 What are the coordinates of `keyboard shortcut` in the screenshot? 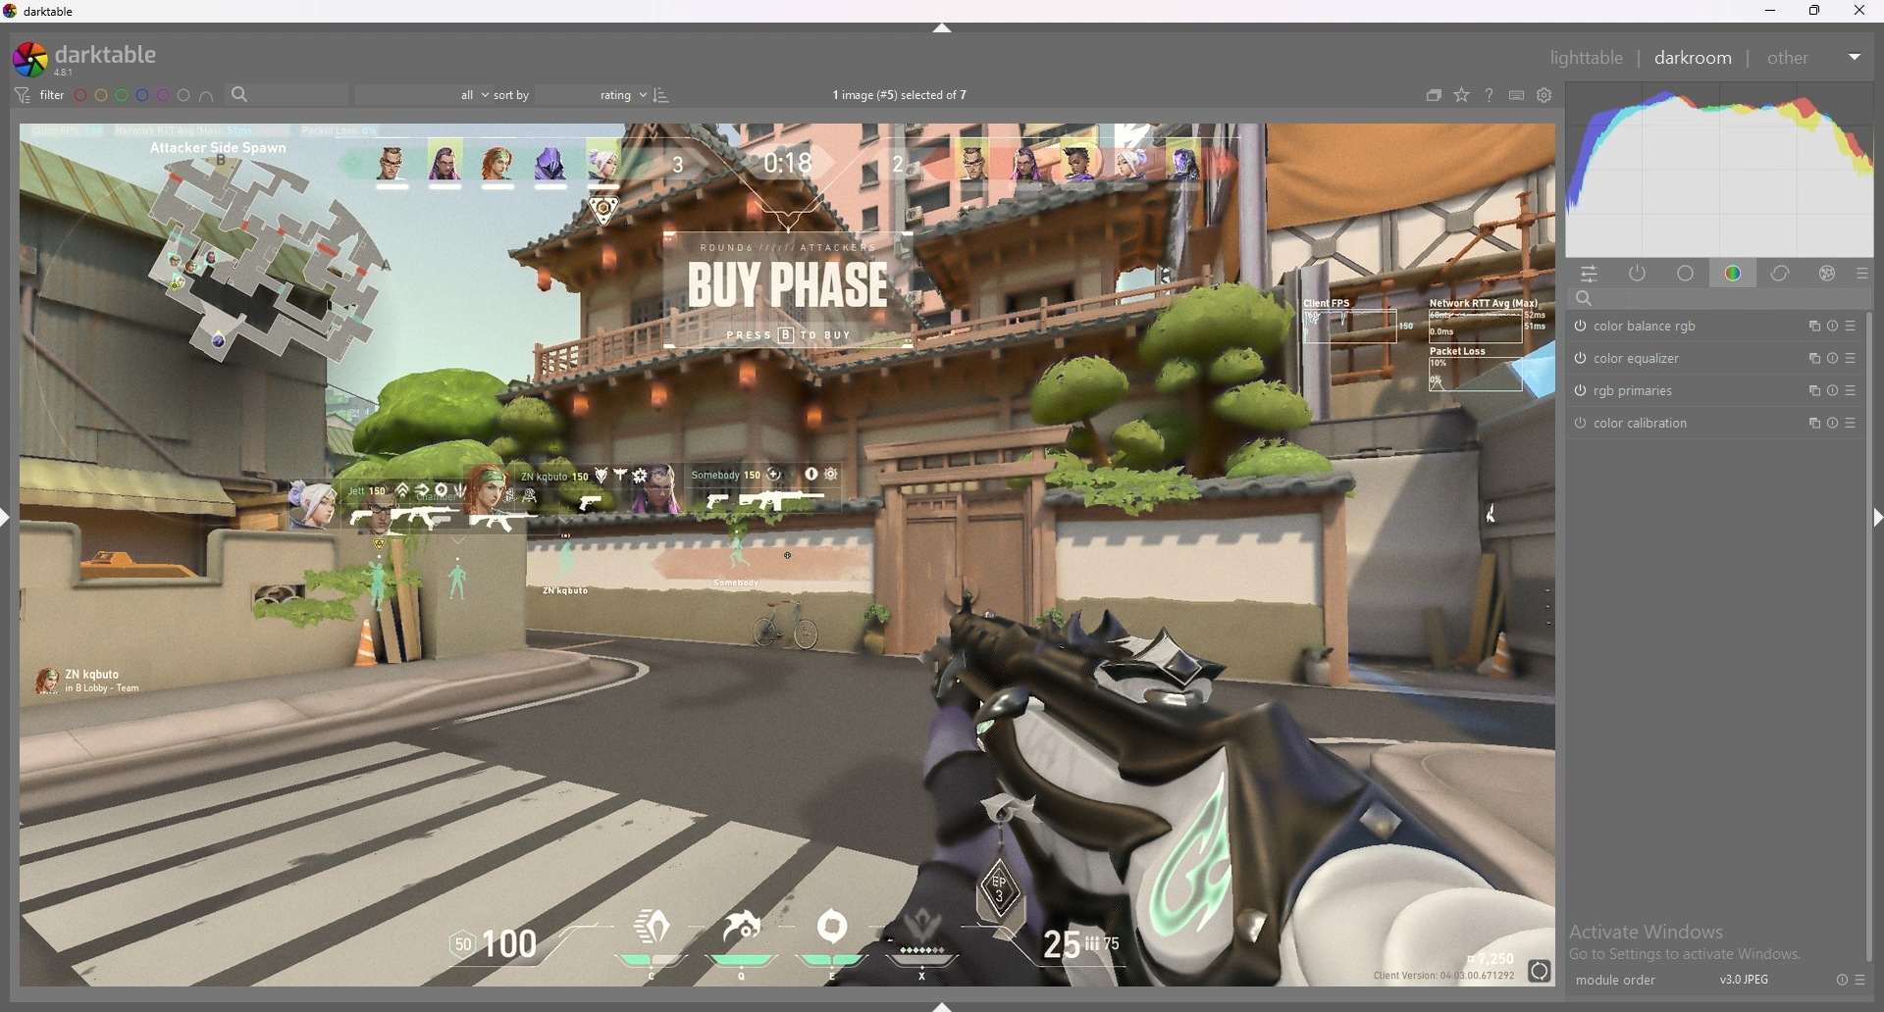 It's located at (1516, 96).